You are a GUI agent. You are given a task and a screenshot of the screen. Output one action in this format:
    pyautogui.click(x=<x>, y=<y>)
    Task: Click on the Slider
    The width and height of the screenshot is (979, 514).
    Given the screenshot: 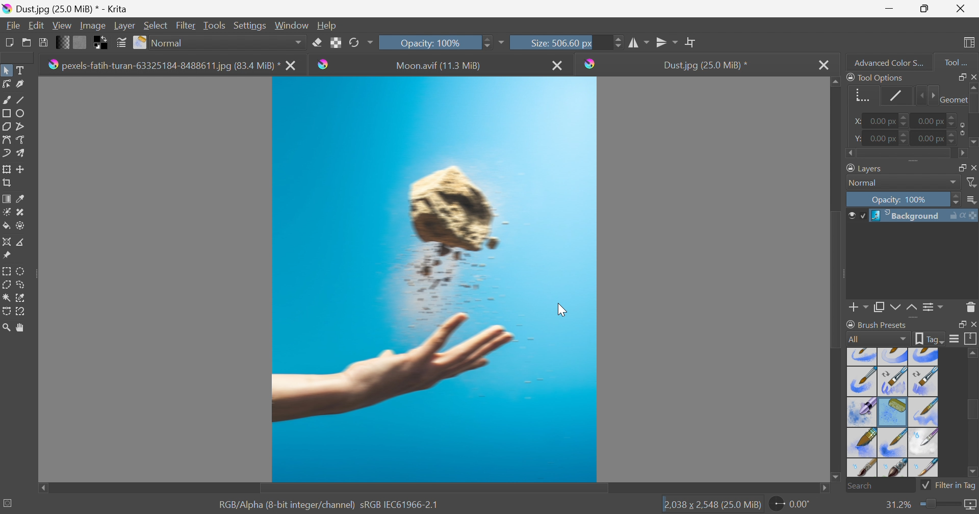 What is the action you would take?
    pyautogui.click(x=926, y=96)
    